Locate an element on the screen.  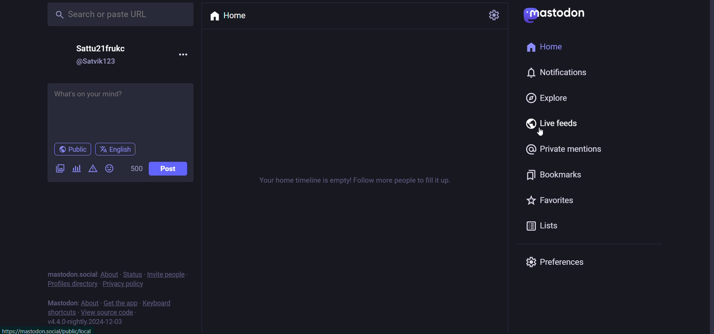
@Satvik123 is located at coordinates (100, 62).